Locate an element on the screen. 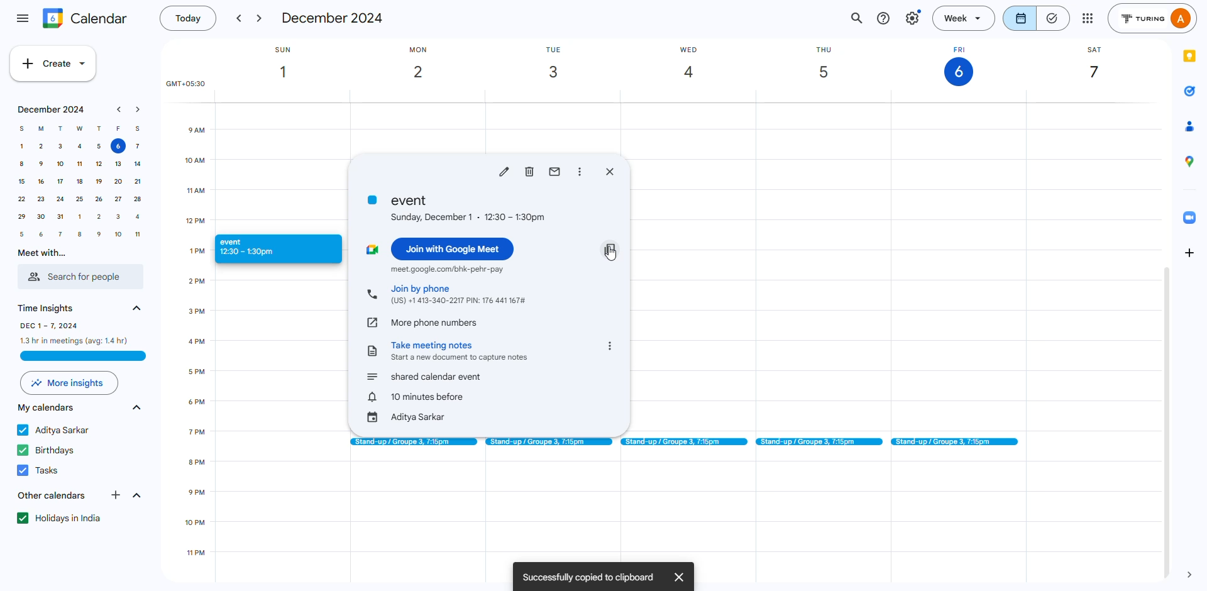 Image resolution: width=1207 pixels, height=591 pixels. event is located at coordinates (265, 248).